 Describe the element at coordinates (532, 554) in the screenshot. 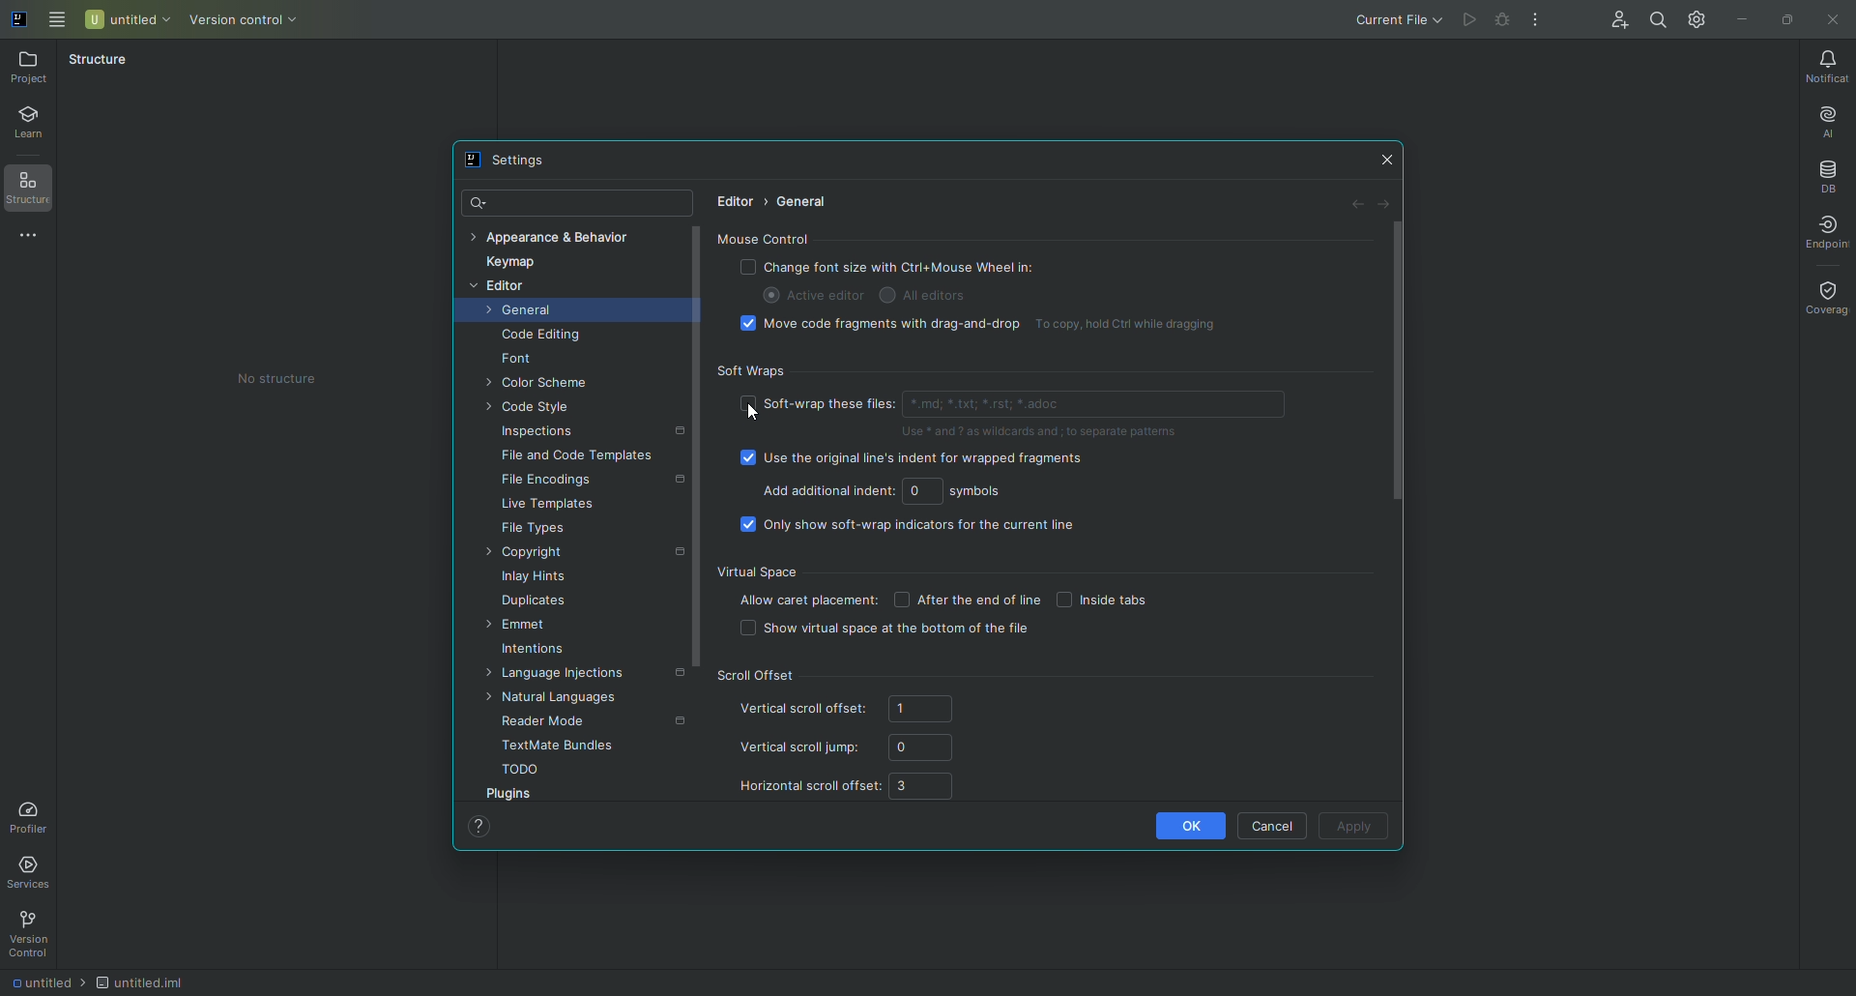

I see `Copyright` at that location.